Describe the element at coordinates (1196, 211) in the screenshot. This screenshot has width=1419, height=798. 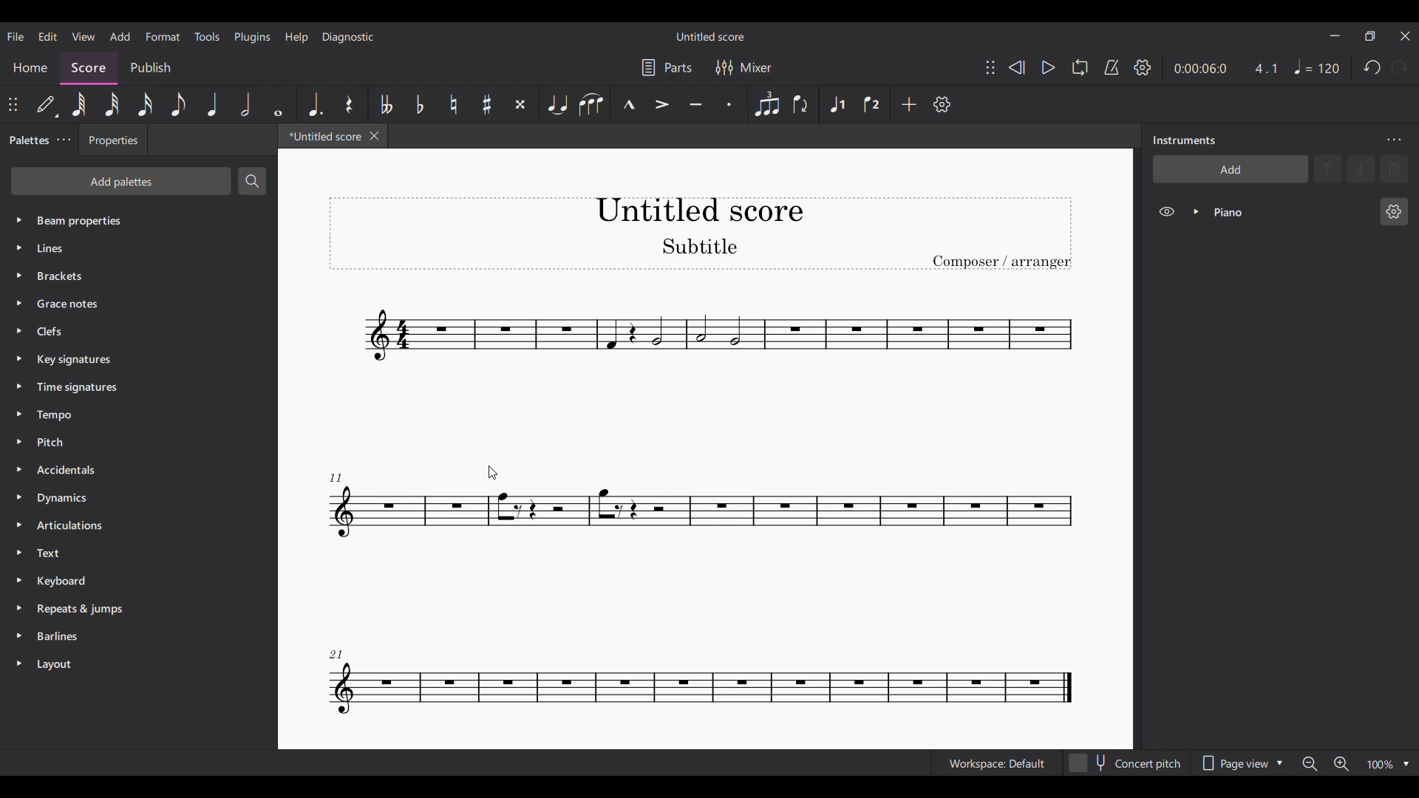
I see `Expand` at that location.